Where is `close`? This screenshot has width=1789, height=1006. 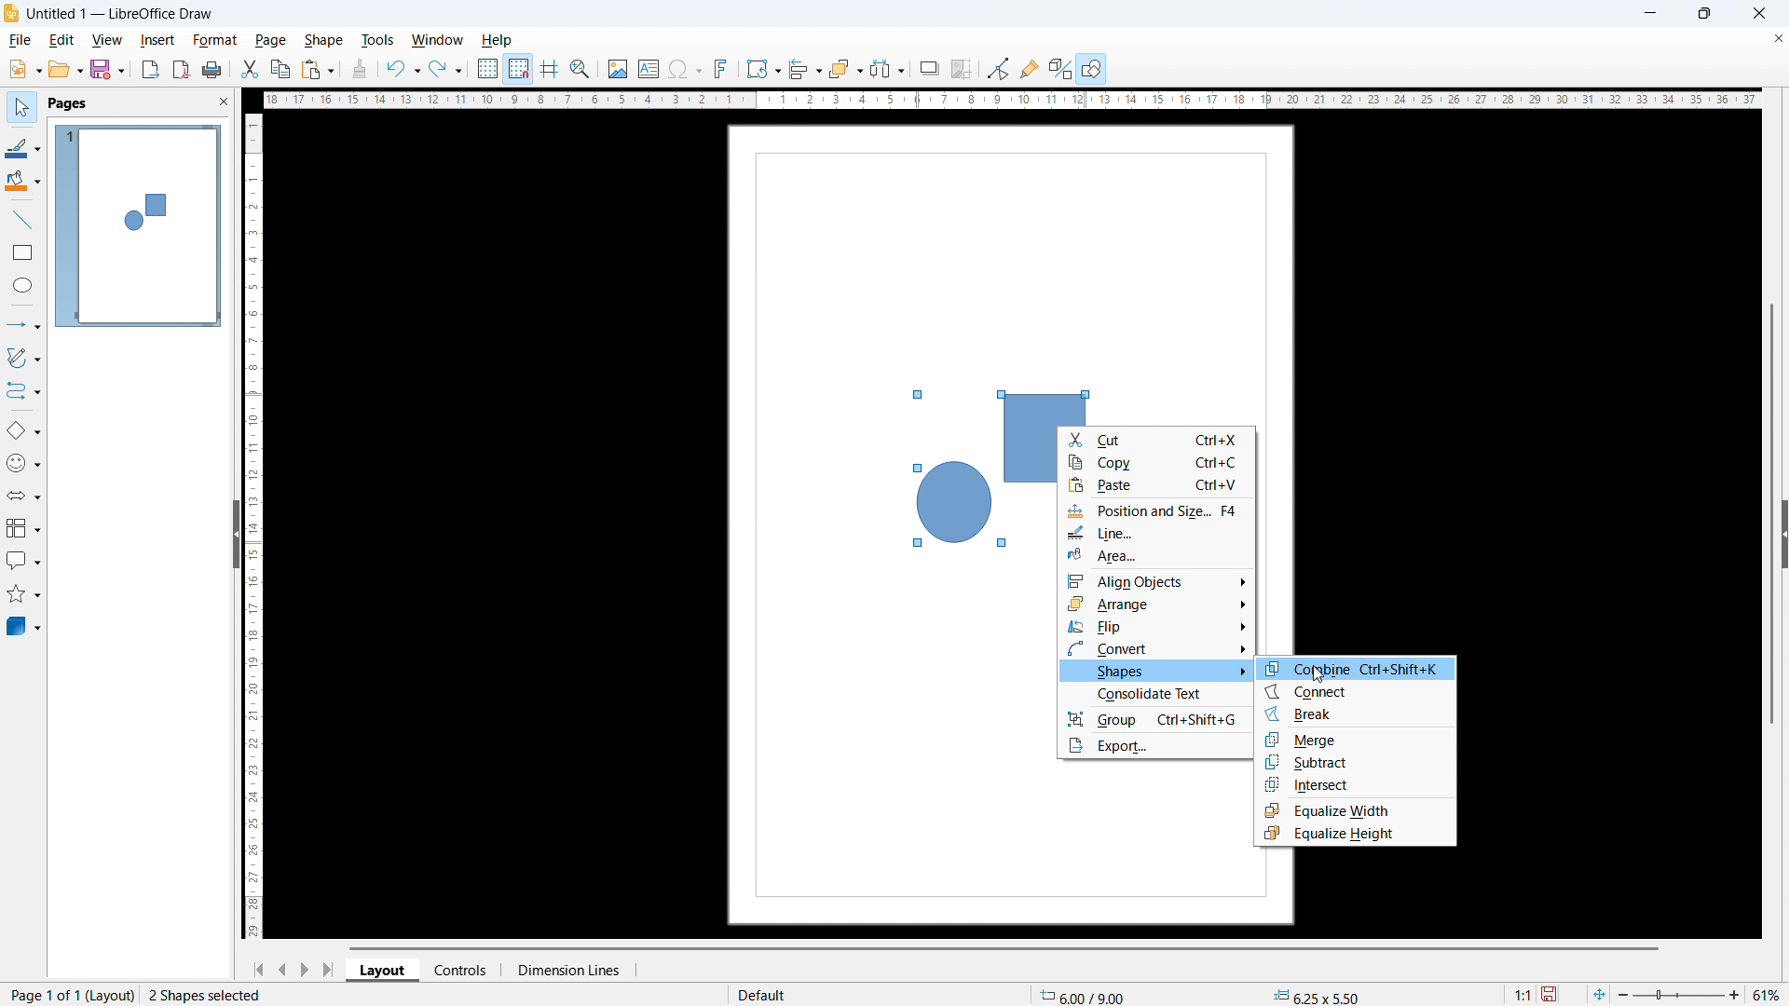 close is located at coordinates (1760, 13).